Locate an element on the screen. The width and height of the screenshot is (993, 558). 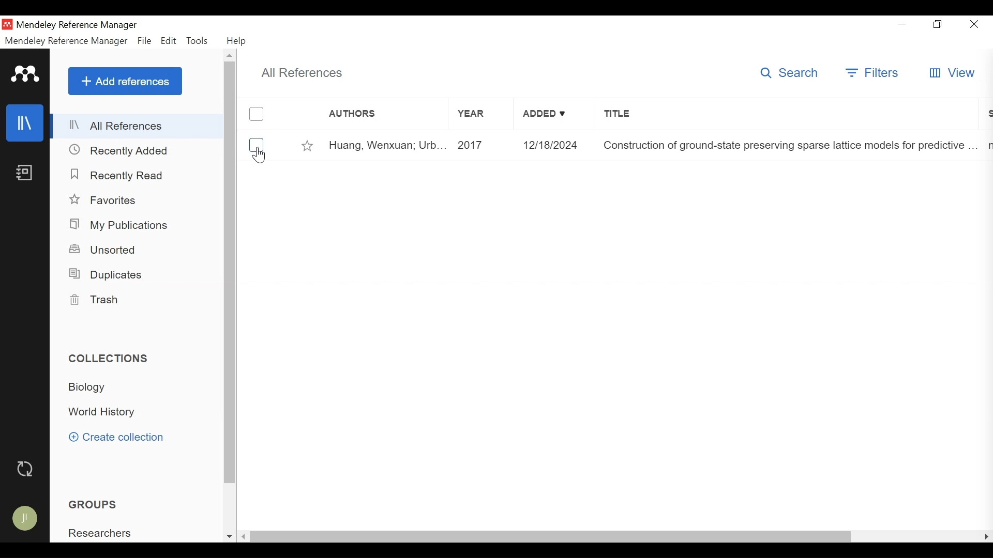
Notebook is located at coordinates (26, 174).